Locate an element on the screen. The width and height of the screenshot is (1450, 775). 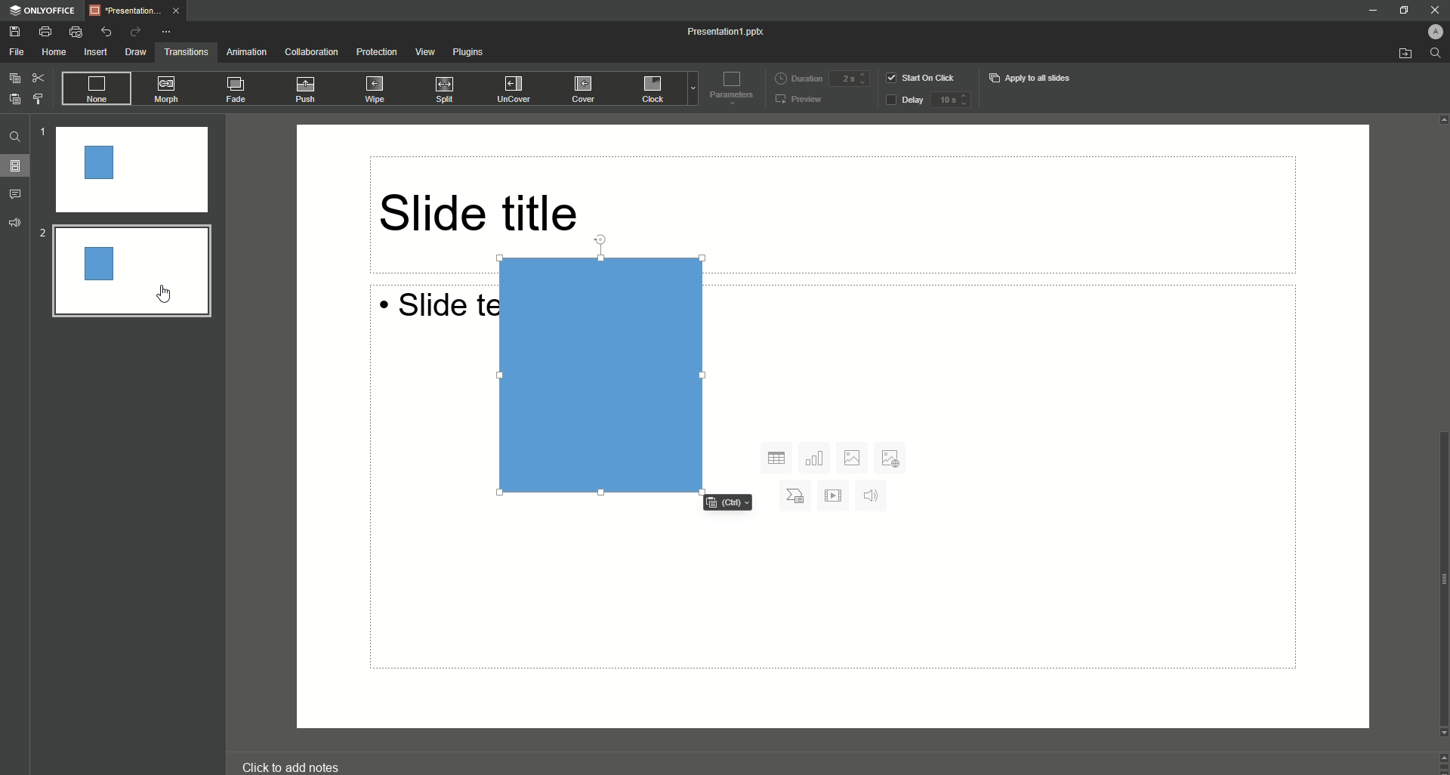
Animation is located at coordinates (247, 51).